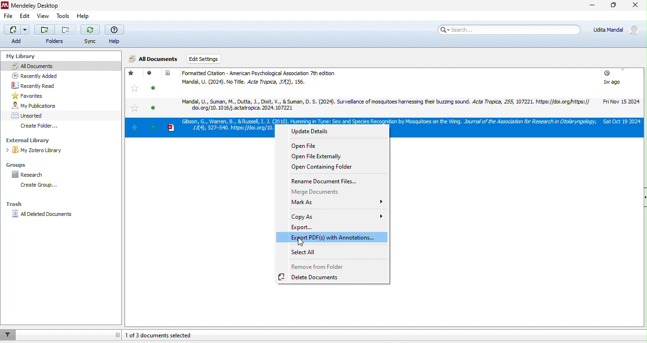  What do you see at coordinates (31, 140) in the screenshot?
I see `external library` at bounding box center [31, 140].